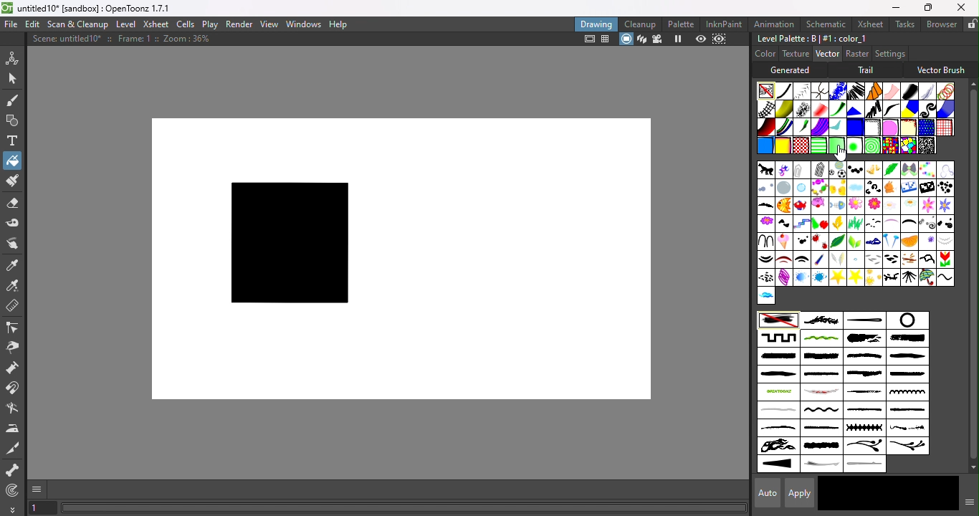 This screenshot has height=516, width=979. Describe the element at coordinates (775, 23) in the screenshot. I see `Animation` at that location.